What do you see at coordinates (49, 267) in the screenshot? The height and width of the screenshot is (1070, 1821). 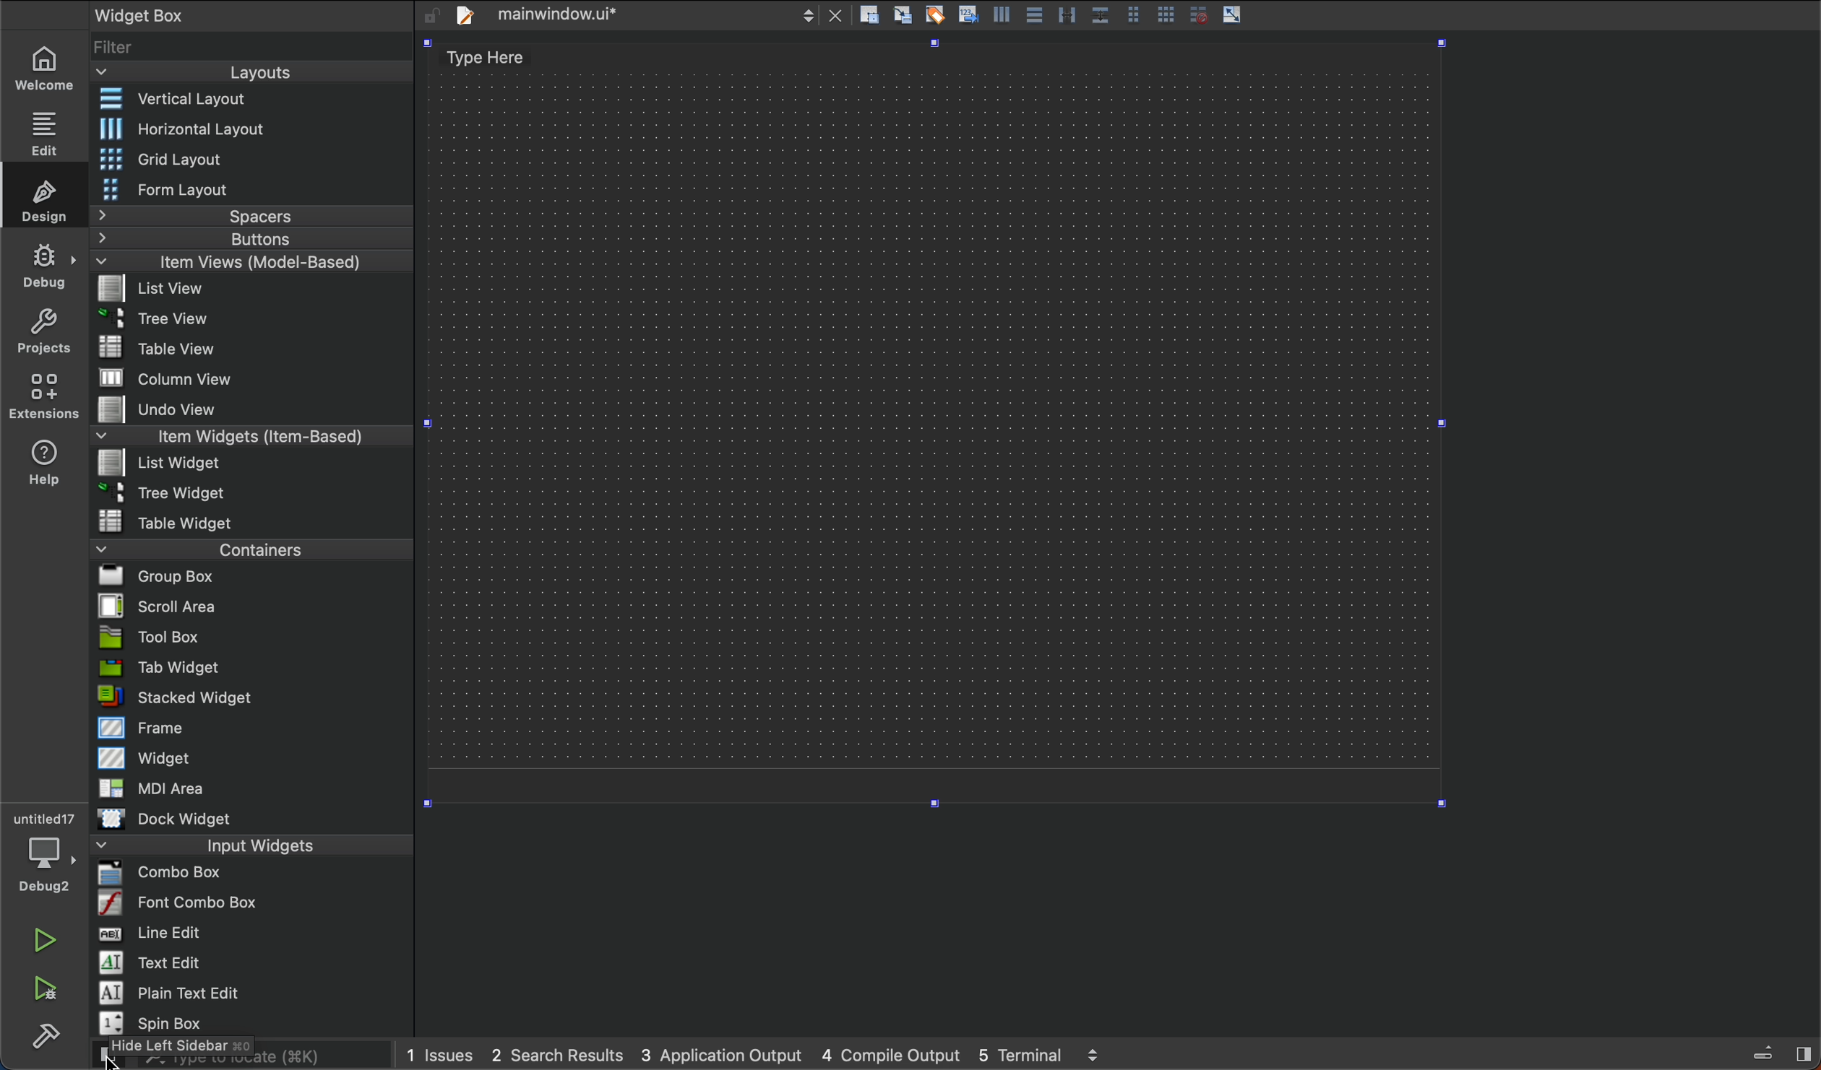 I see `debug` at bounding box center [49, 267].